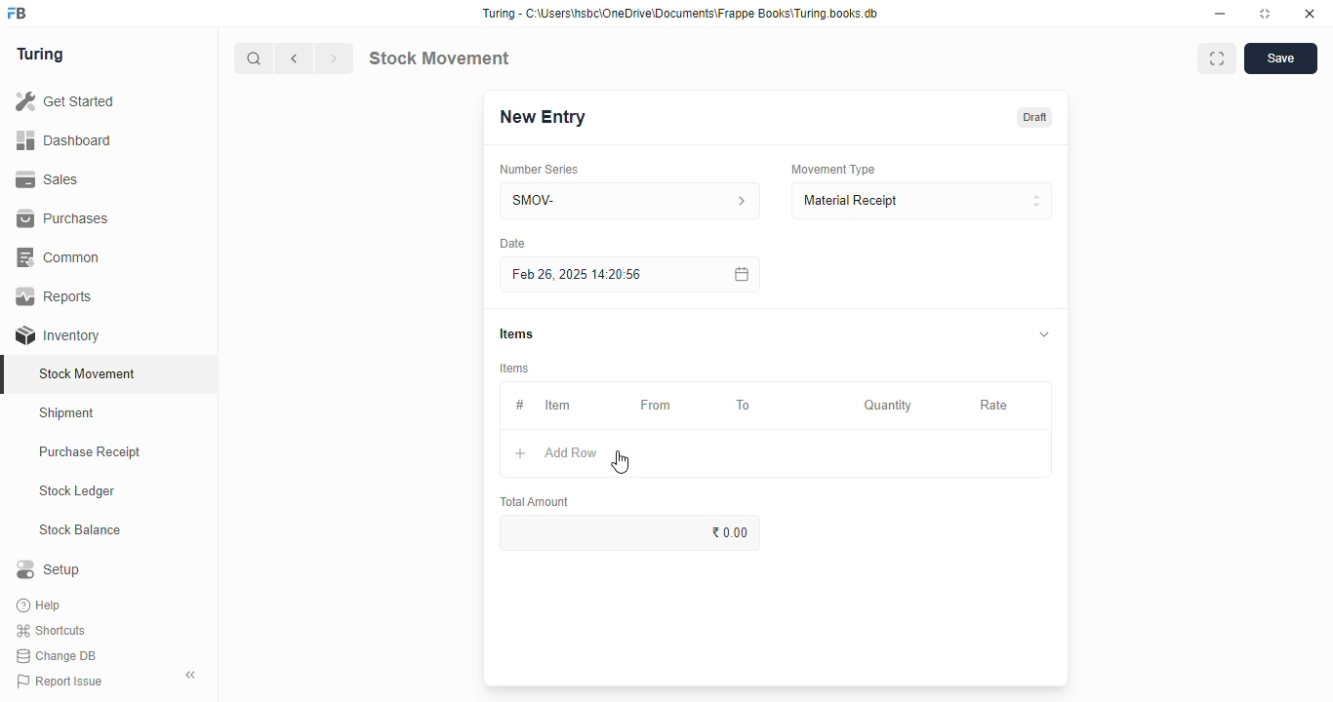 The width and height of the screenshot is (1333, 702). What do you see at coordinates (921, 201) in the screenshot?
I see `material receipt` at bounding box center [921, 201].